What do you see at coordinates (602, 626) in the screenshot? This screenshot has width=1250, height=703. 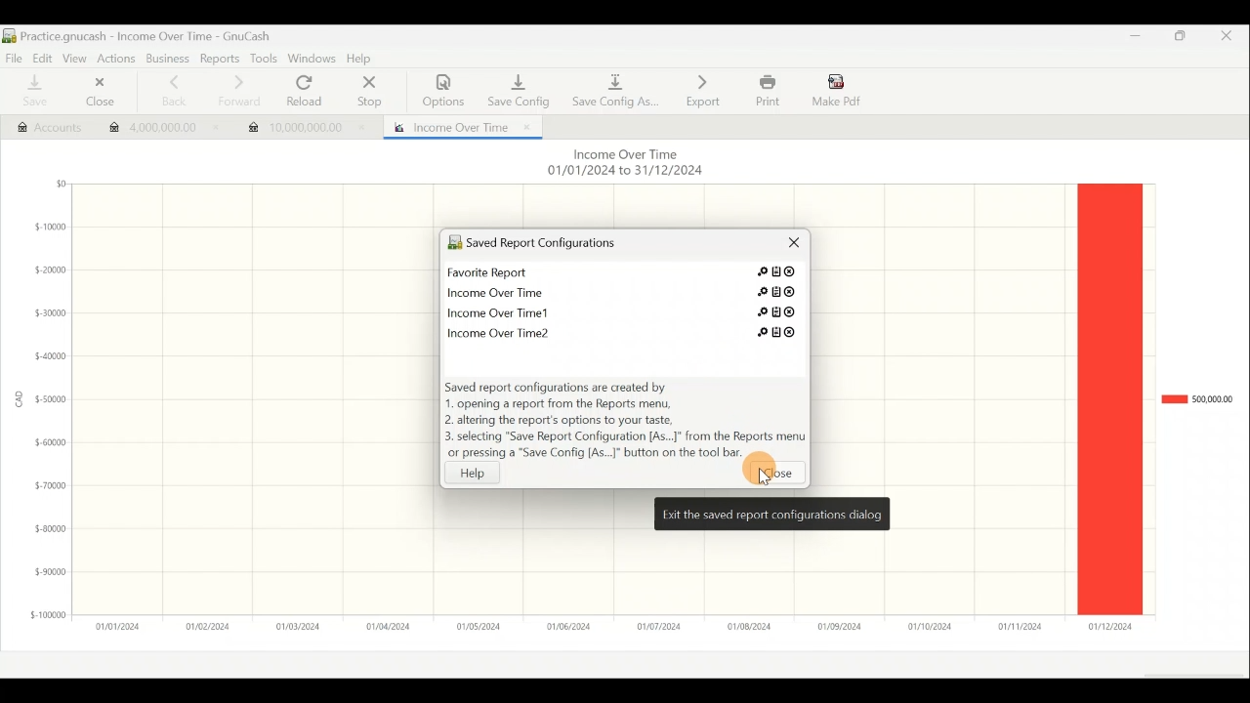 I see `x-axis (date range)` at bounding box center [602, 626].